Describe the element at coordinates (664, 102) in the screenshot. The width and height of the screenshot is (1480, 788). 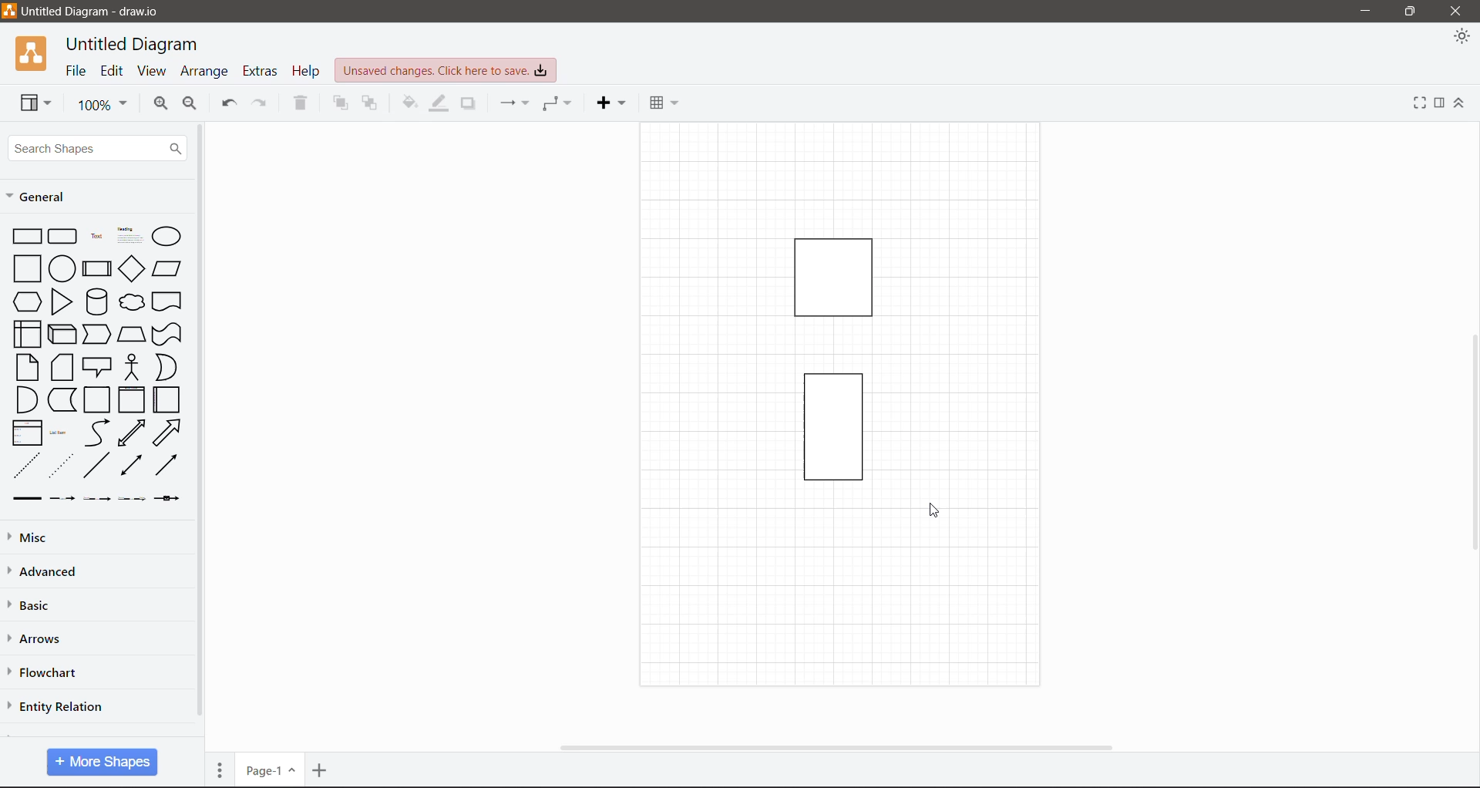
I see `Table` at that location.